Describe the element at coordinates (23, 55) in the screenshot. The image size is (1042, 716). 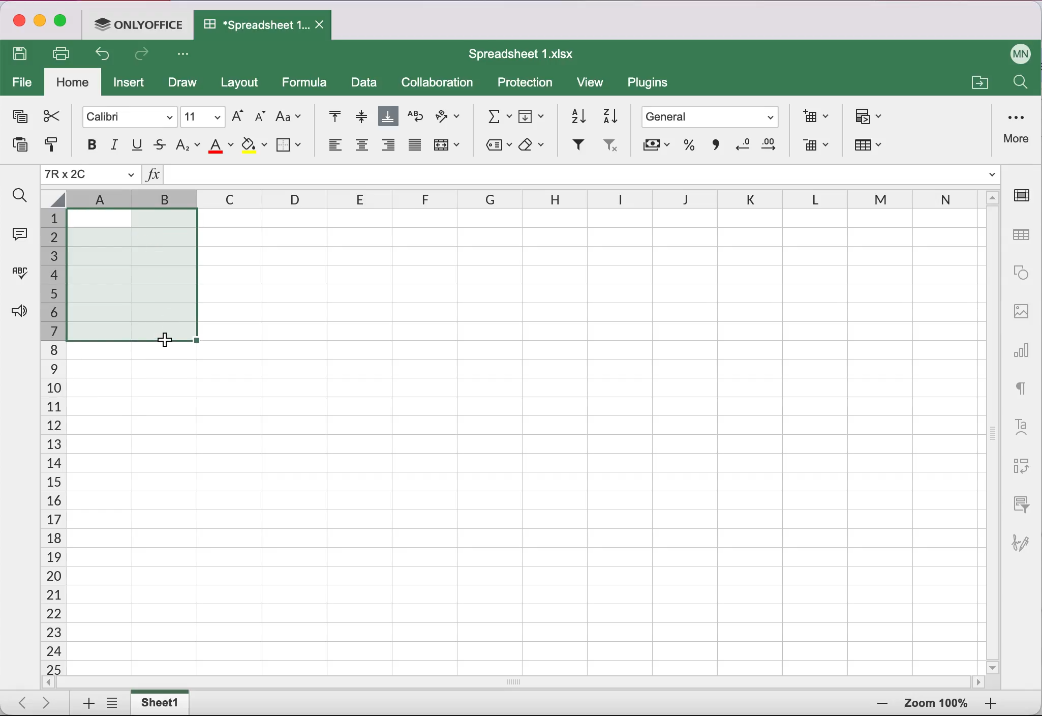
I see `save` at that location.